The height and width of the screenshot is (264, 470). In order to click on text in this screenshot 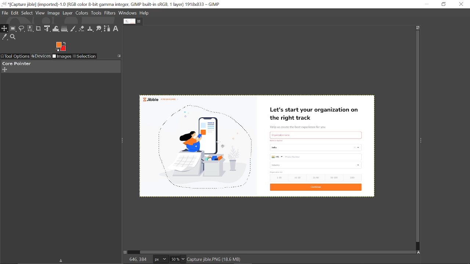, I will do `click(286, 135)`.